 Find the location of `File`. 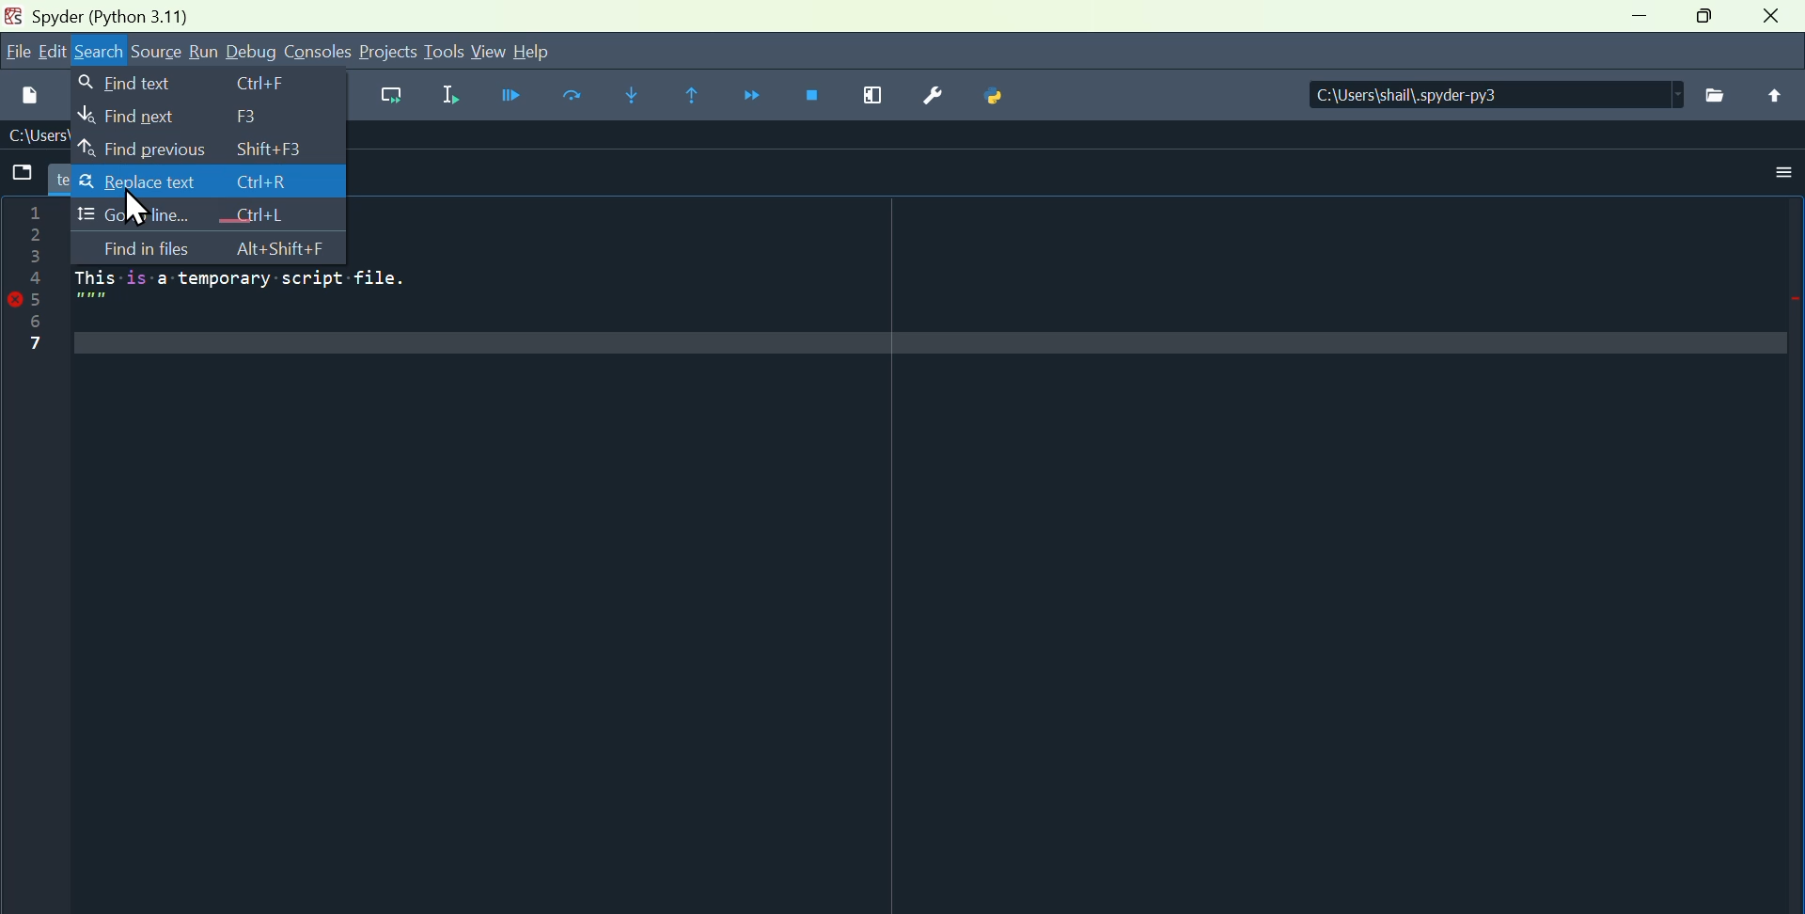

File is located at coordinates (1710, 92).